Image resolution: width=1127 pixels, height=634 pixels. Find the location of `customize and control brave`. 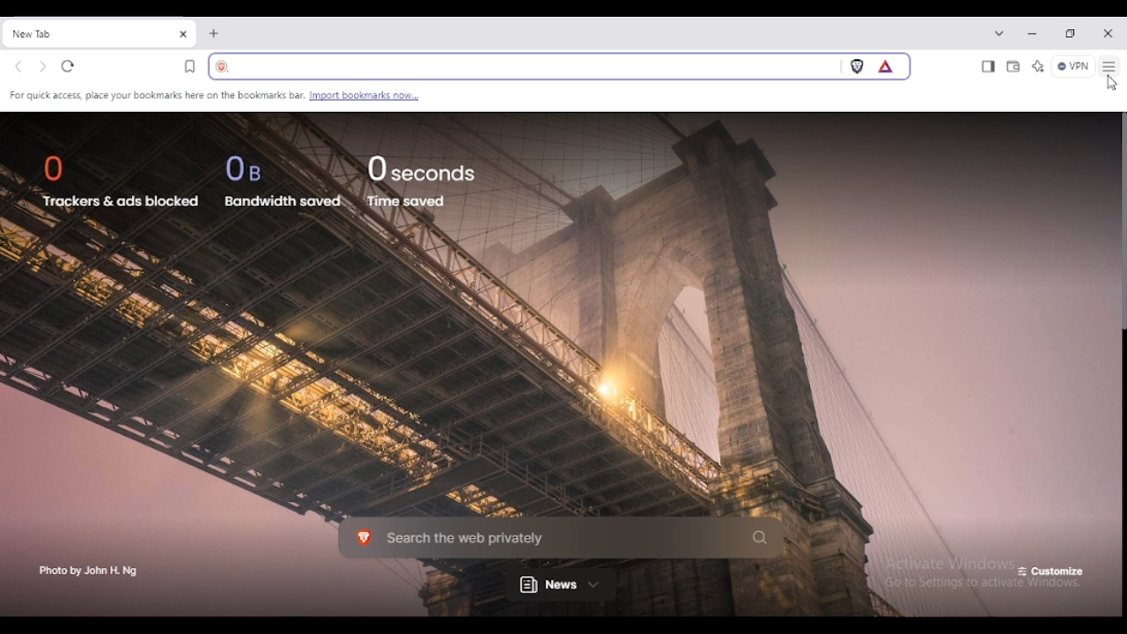

customize and control brave is located at coordinates (1110, 66).